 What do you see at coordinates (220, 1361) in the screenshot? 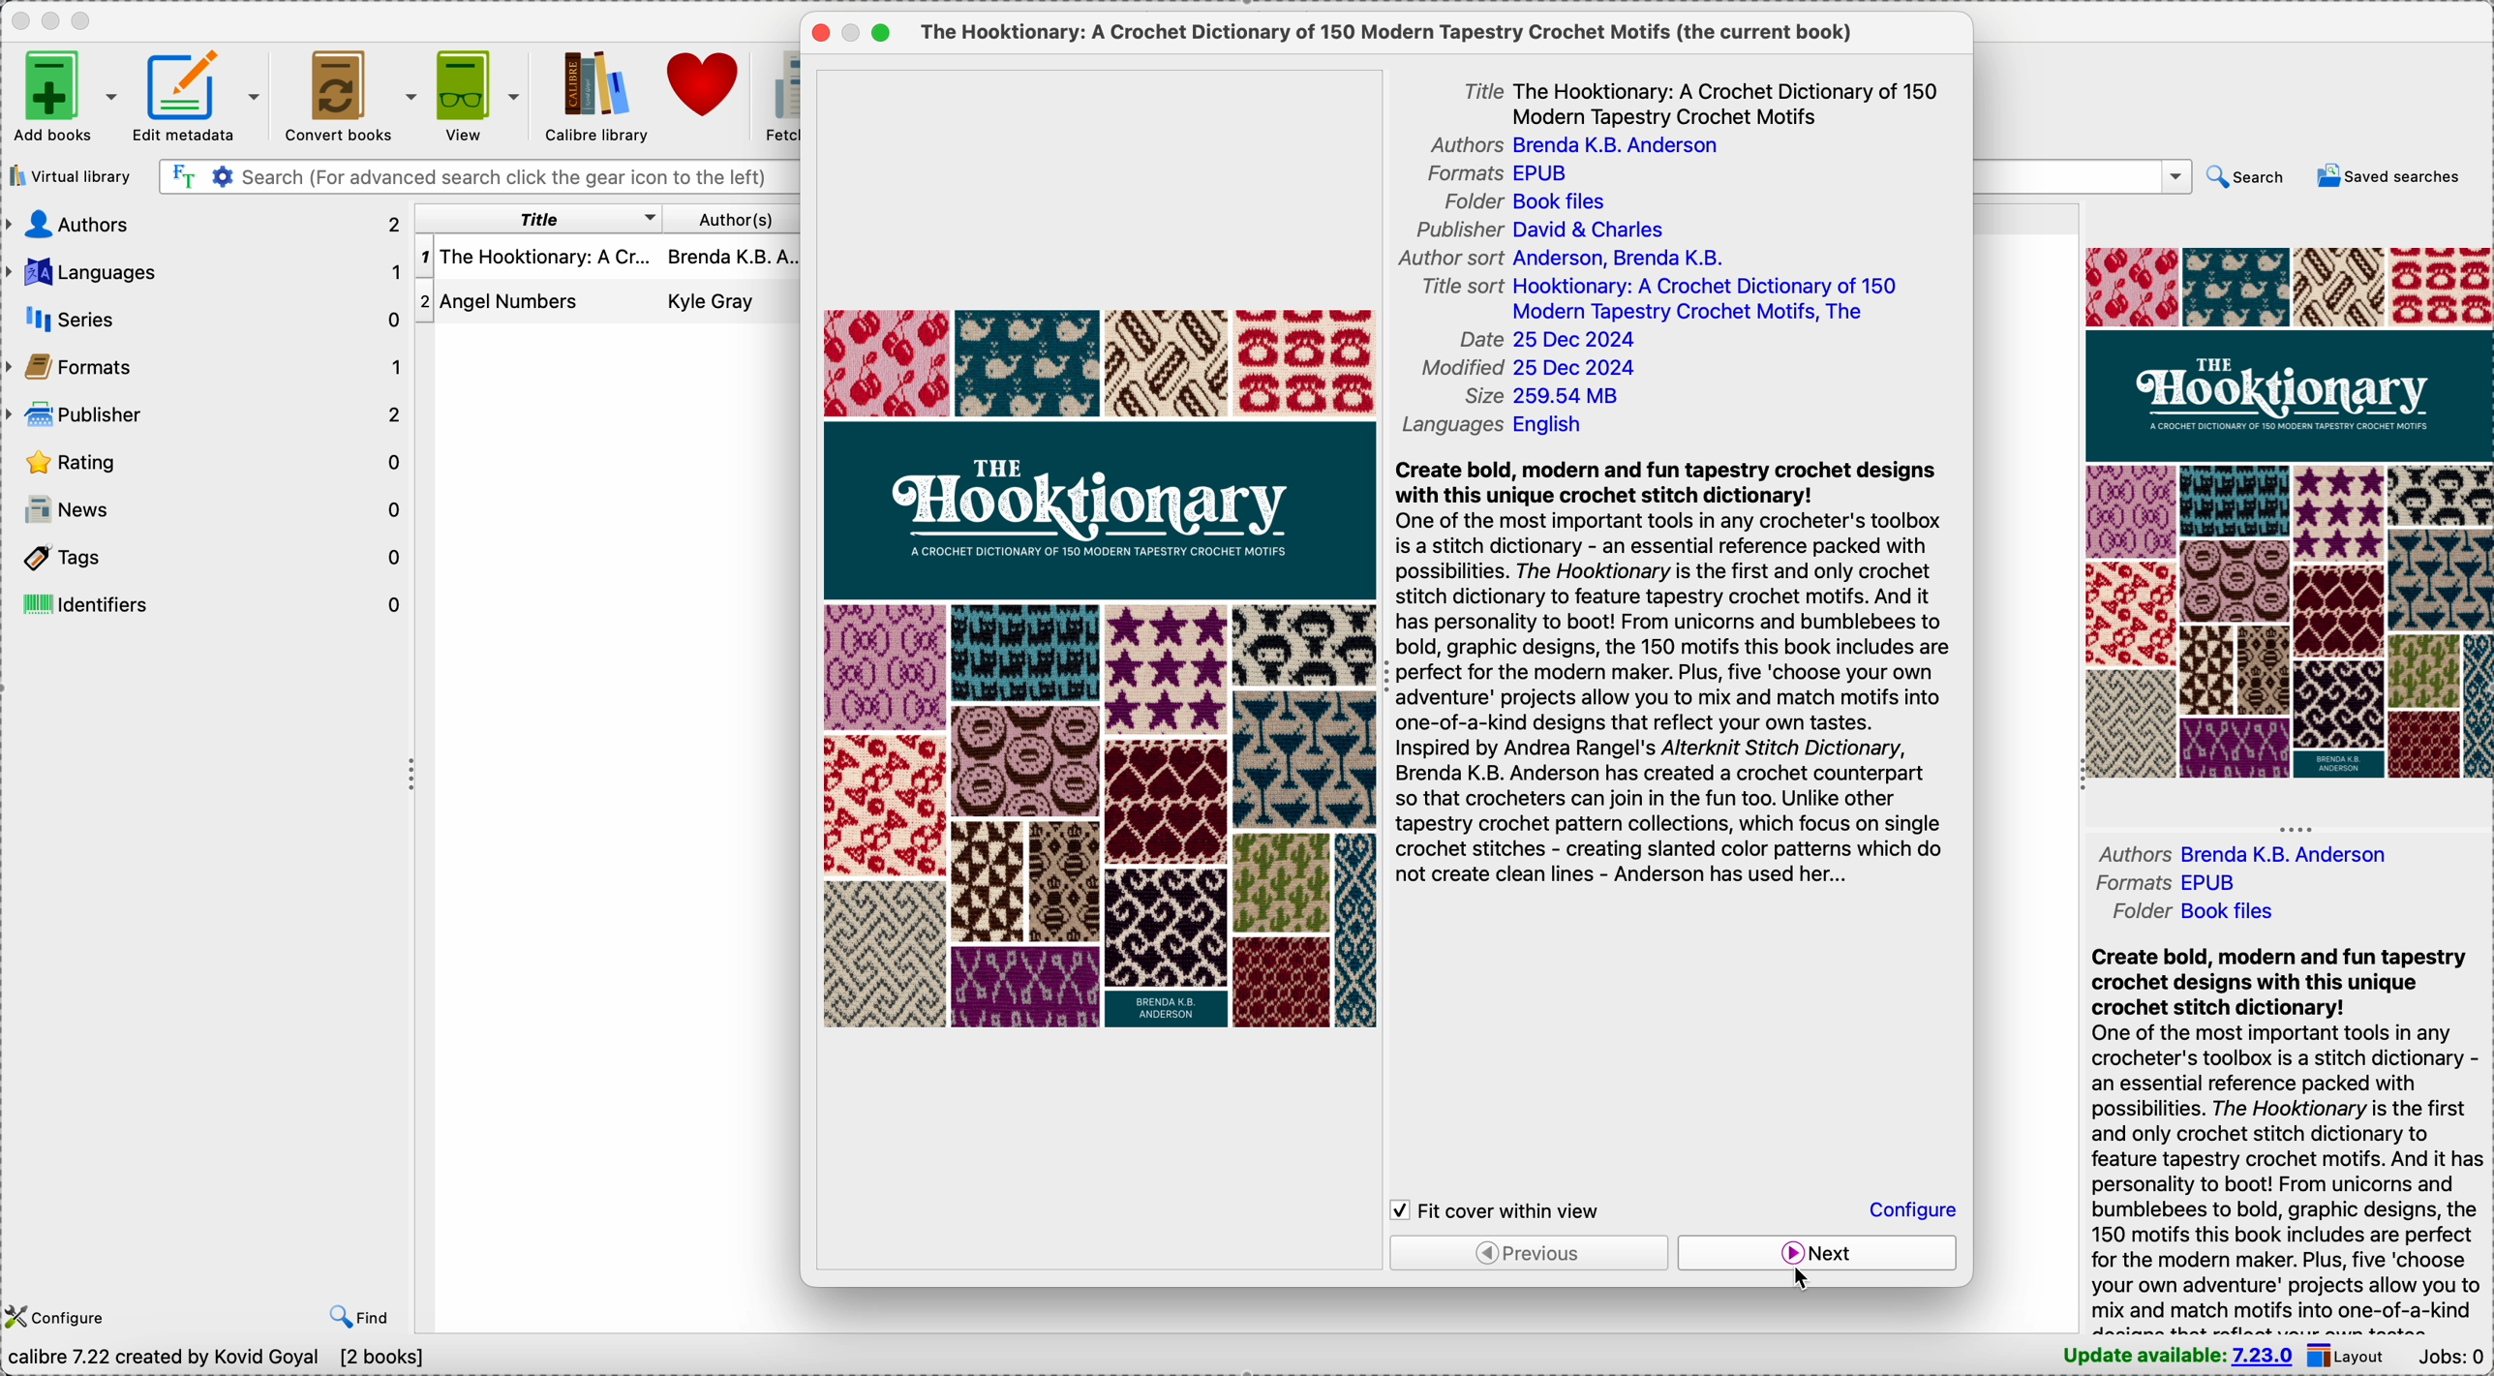
I see `data` at bounding box center [220, 1361].